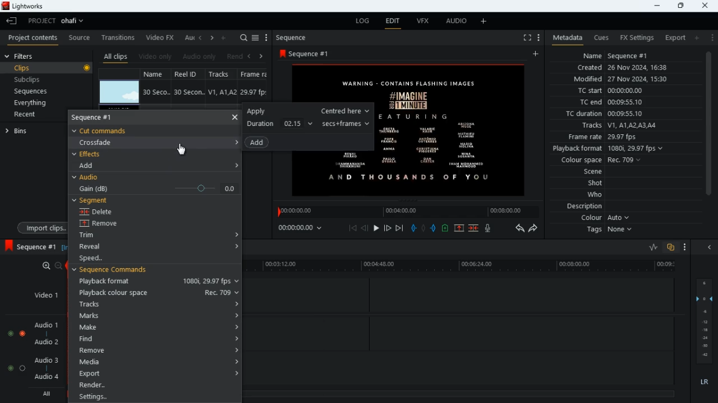  Describe the element at coordinates (464, 266) in the screenshot. I see `timeline` at that location.